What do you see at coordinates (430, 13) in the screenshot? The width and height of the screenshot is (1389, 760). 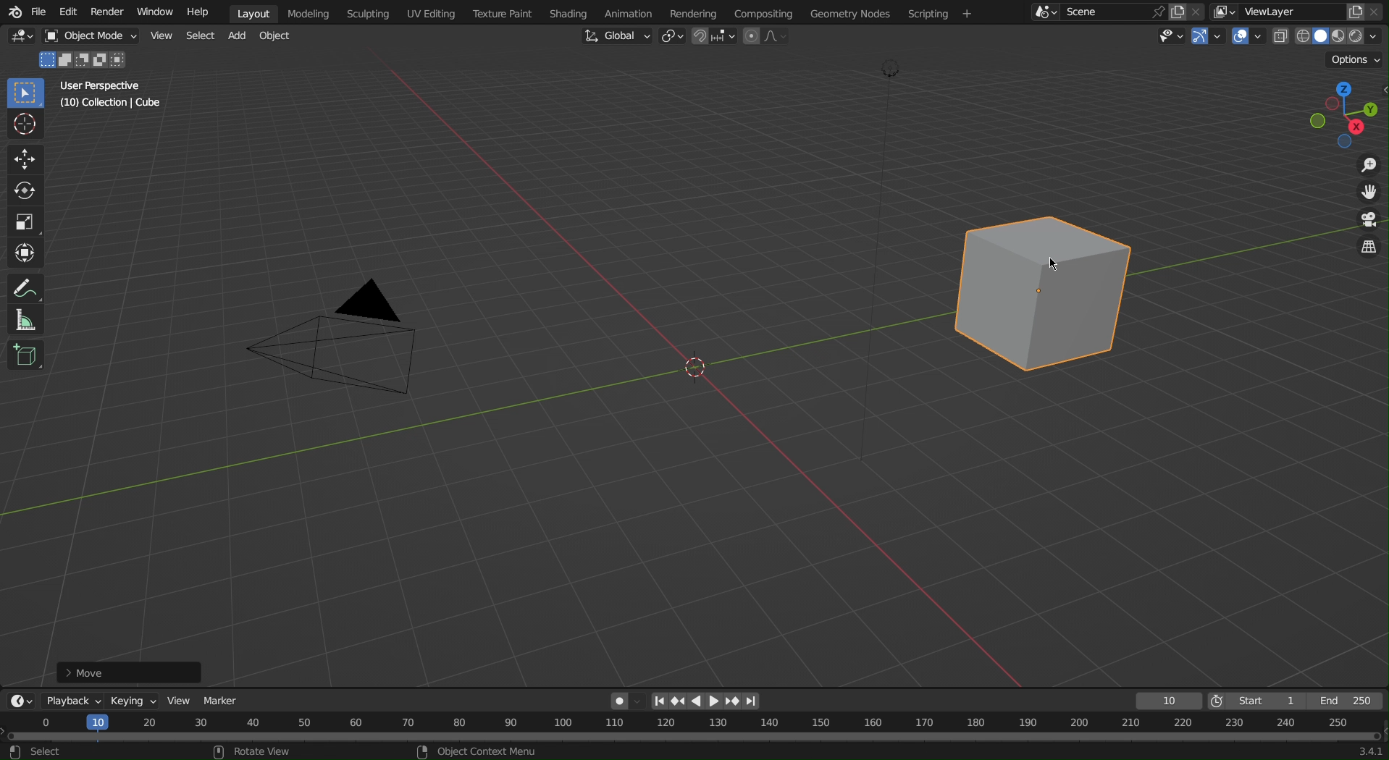 I see `UV Editing` at bounding box center [430, 13].